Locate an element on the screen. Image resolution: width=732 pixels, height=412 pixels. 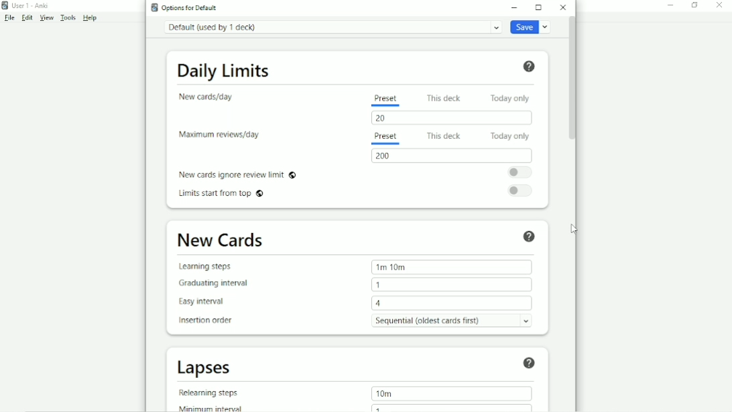
Cursor is located at coordinates (574, 229).